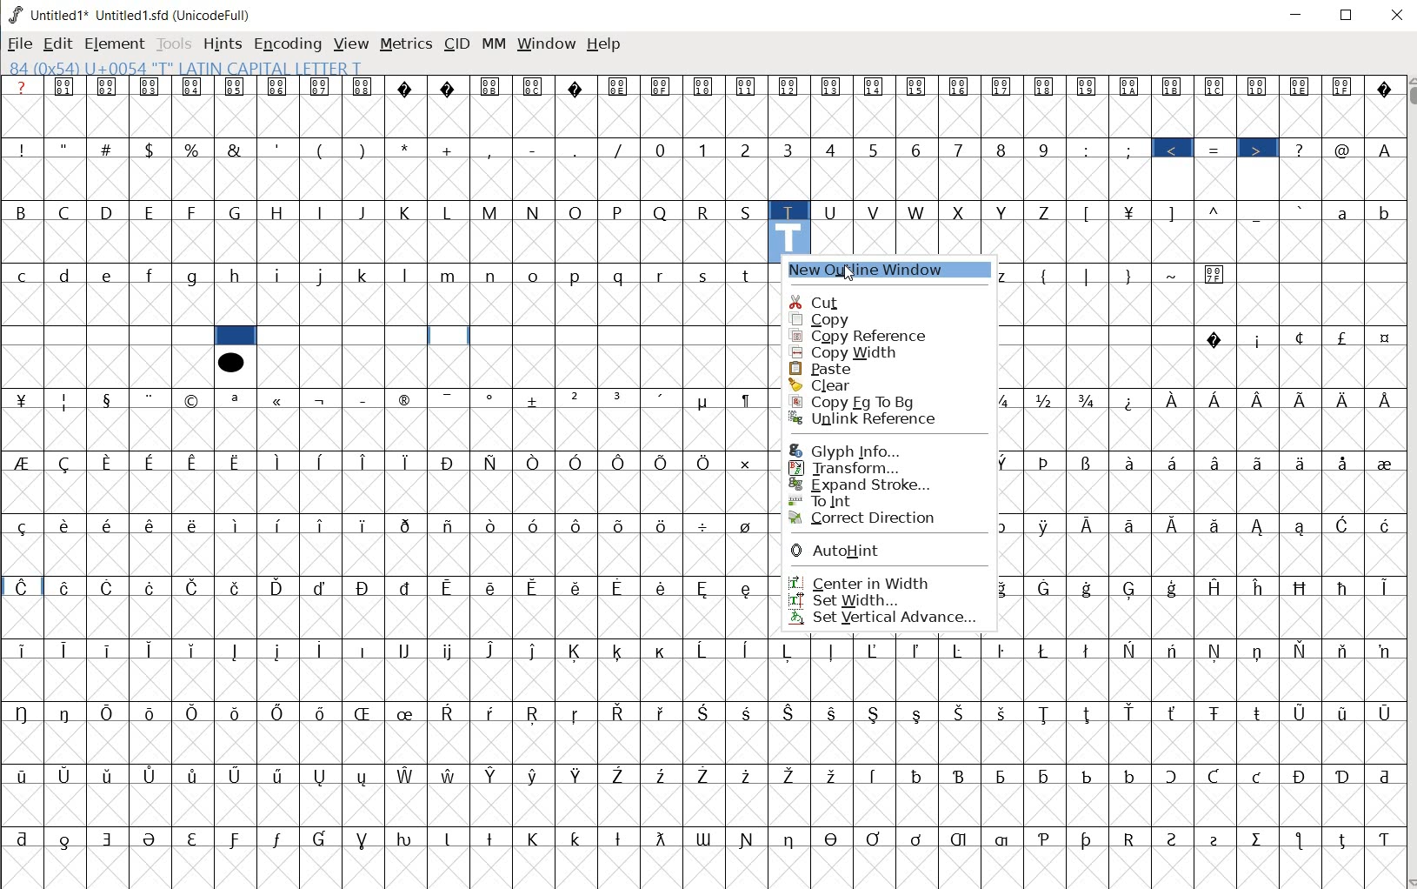 Image resolution: width=1417 pixels, height=889 pixels. I want to click on R, so click(706, 211).